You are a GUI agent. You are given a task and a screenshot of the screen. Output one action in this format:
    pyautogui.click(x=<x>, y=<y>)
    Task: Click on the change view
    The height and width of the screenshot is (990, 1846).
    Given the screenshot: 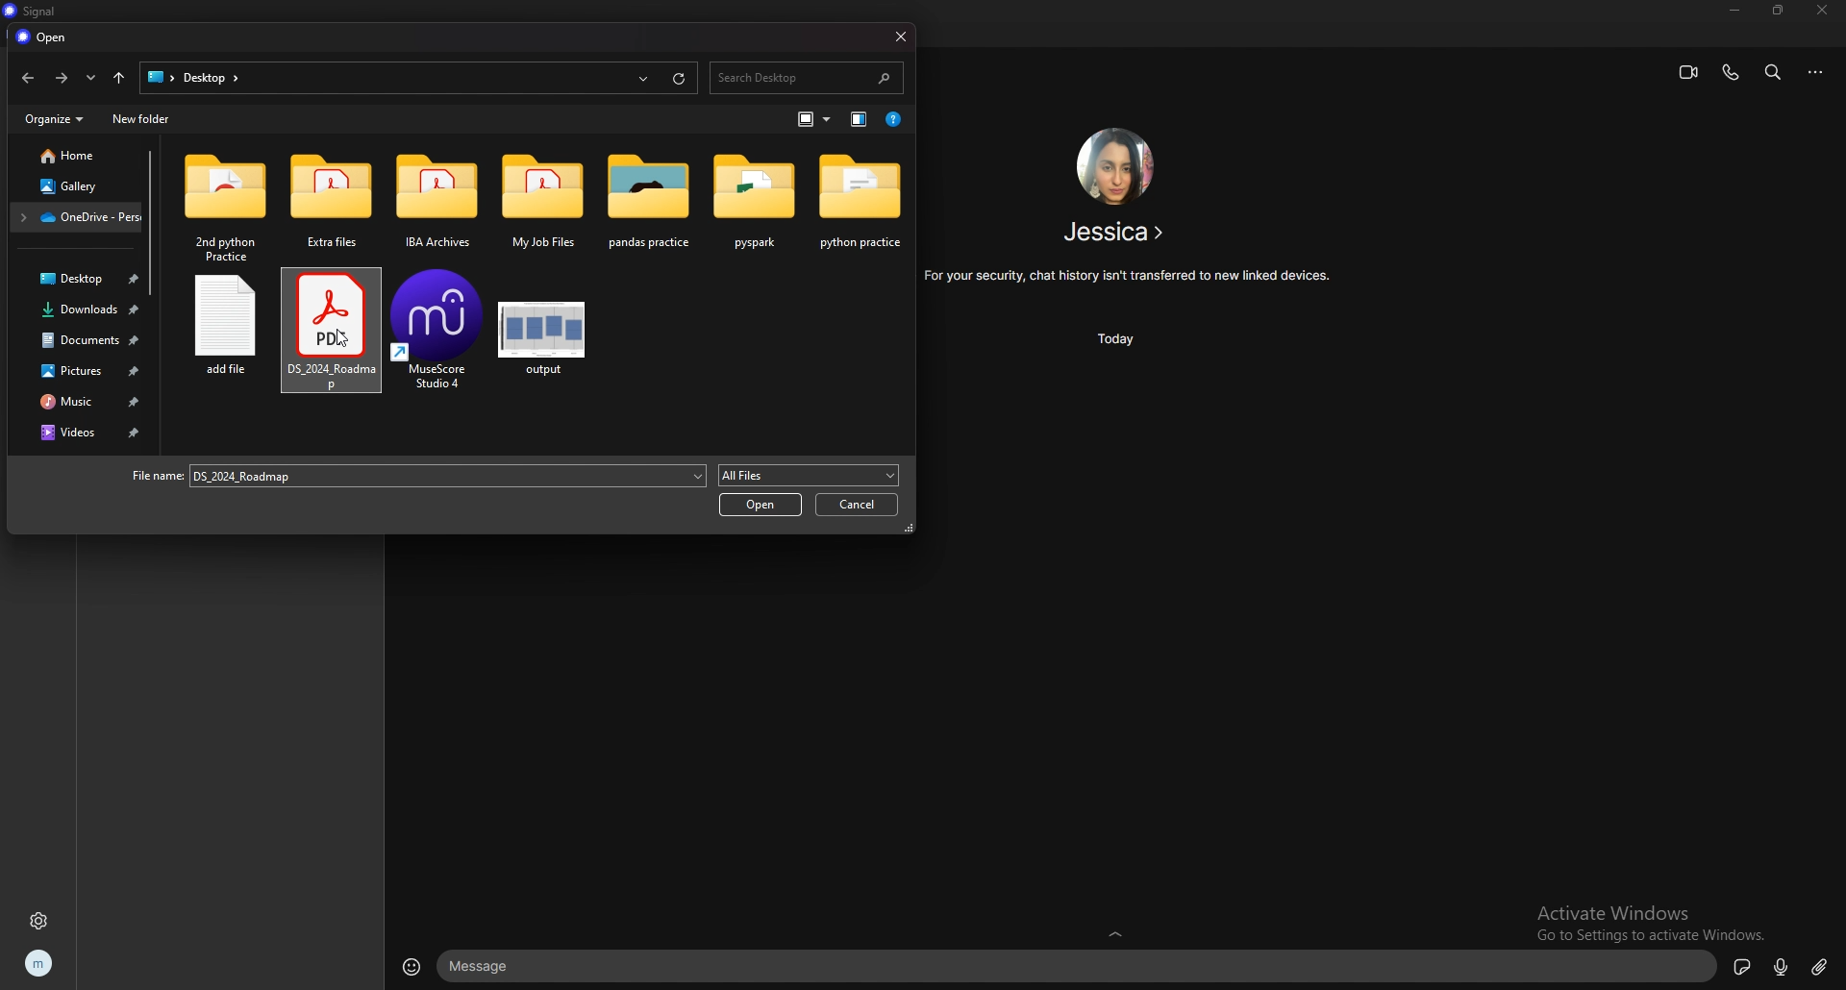 What is the action you would take?
    pyautogui.click(x=816, y=119)
    